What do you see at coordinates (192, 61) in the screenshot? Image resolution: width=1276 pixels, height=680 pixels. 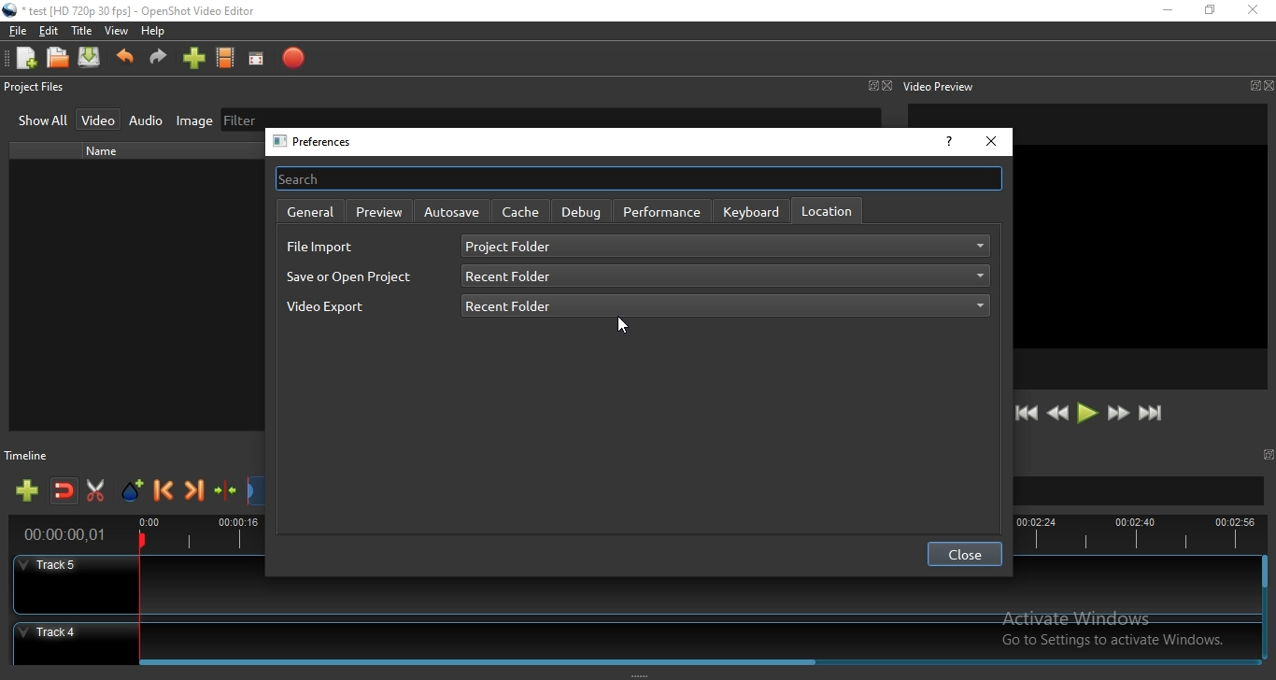 I see `import files` at bounding box center [192, 61].